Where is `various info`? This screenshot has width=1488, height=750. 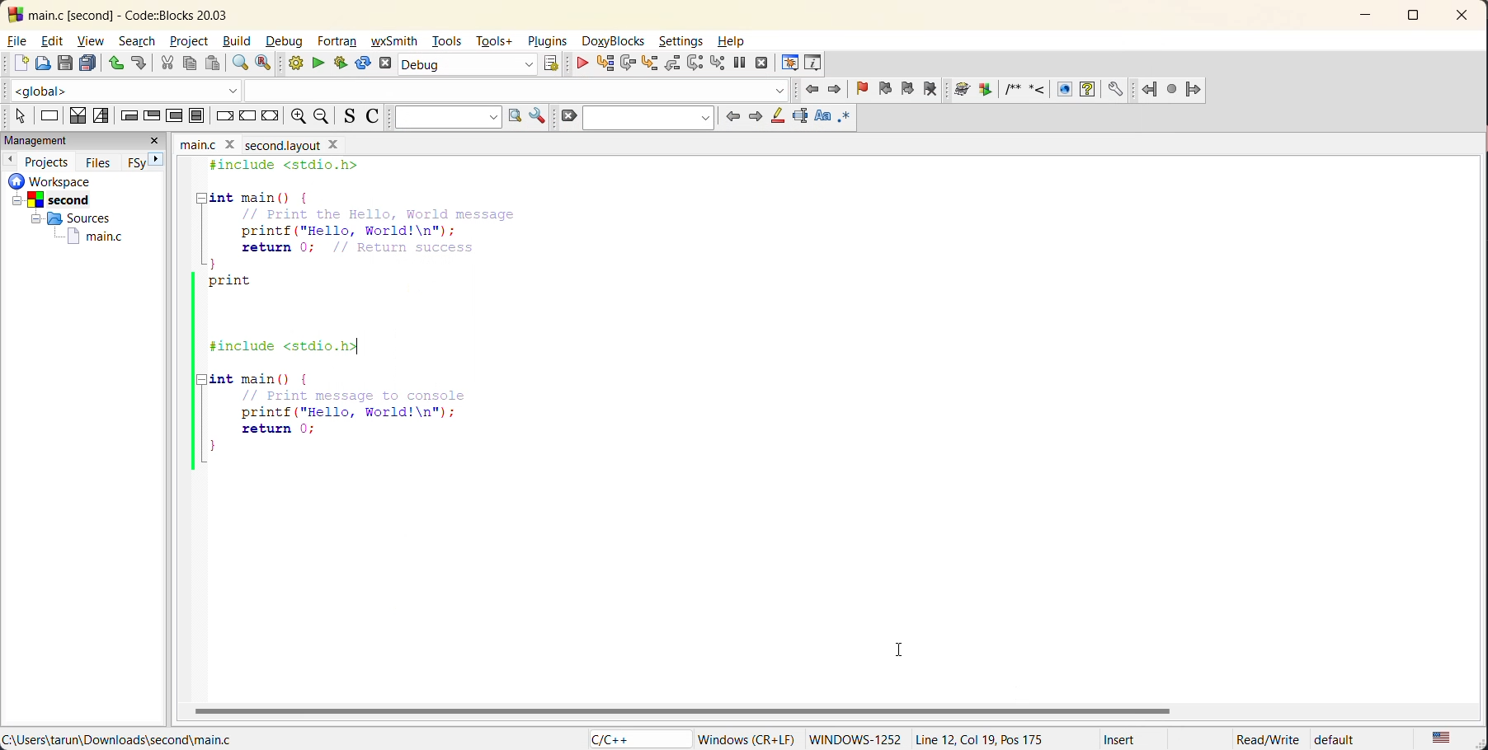 various info is located at coordinates (813, 64).